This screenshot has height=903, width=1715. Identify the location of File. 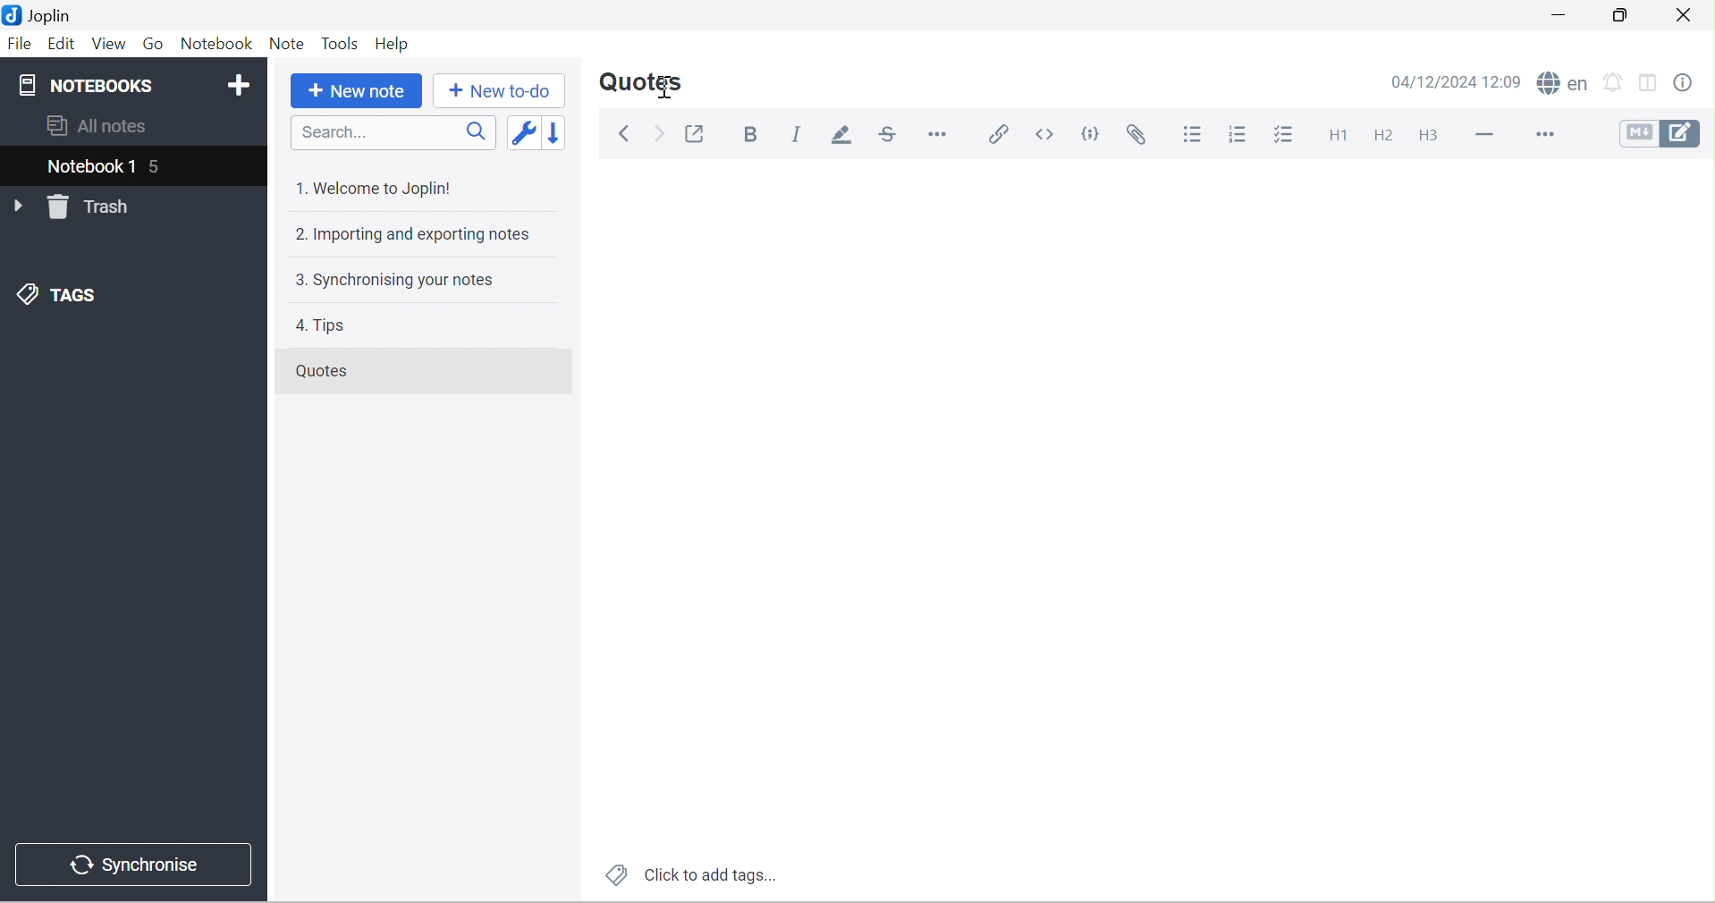
(21, 45).